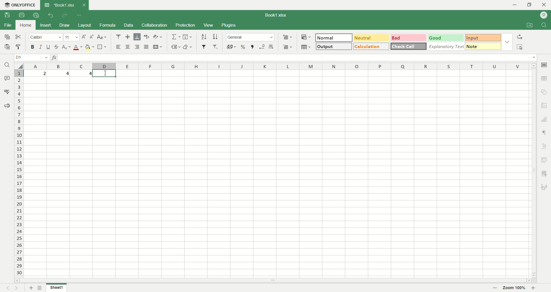 This screenshot has height=292, width=551. What do you see at coordinates (36, 15) in the screenshot?
I see `quick PRINT` at bounding box center [36, 15].